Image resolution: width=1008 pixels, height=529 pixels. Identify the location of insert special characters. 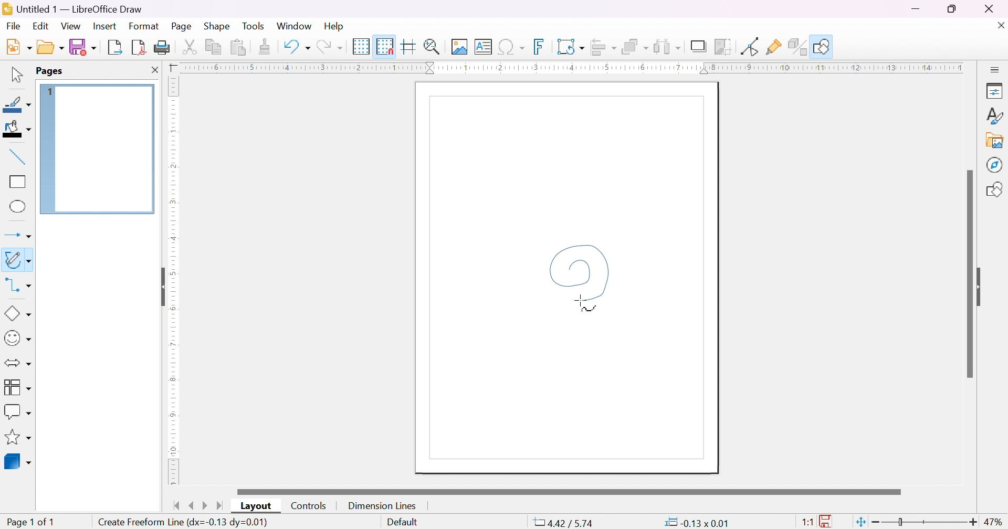
(512, 47).